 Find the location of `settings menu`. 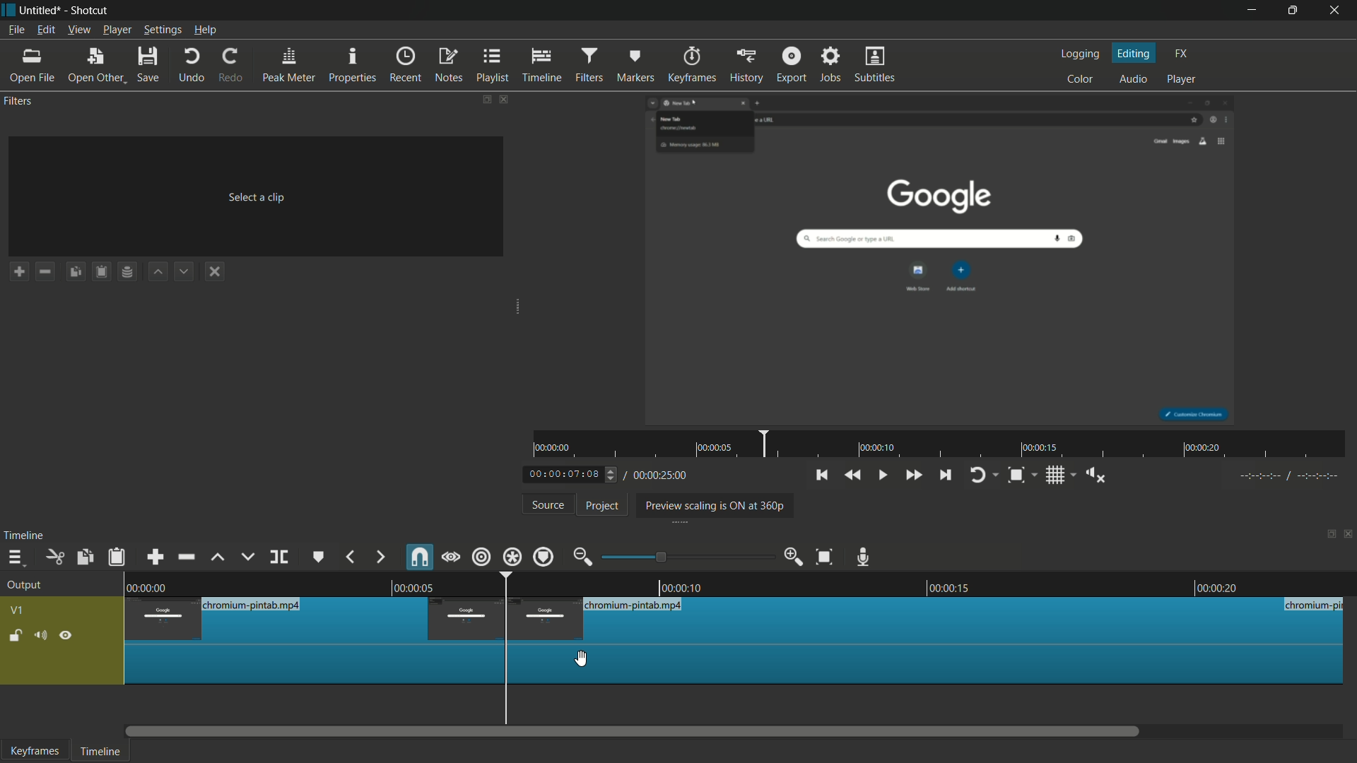

settings menu is located at coordinates (163, 30).